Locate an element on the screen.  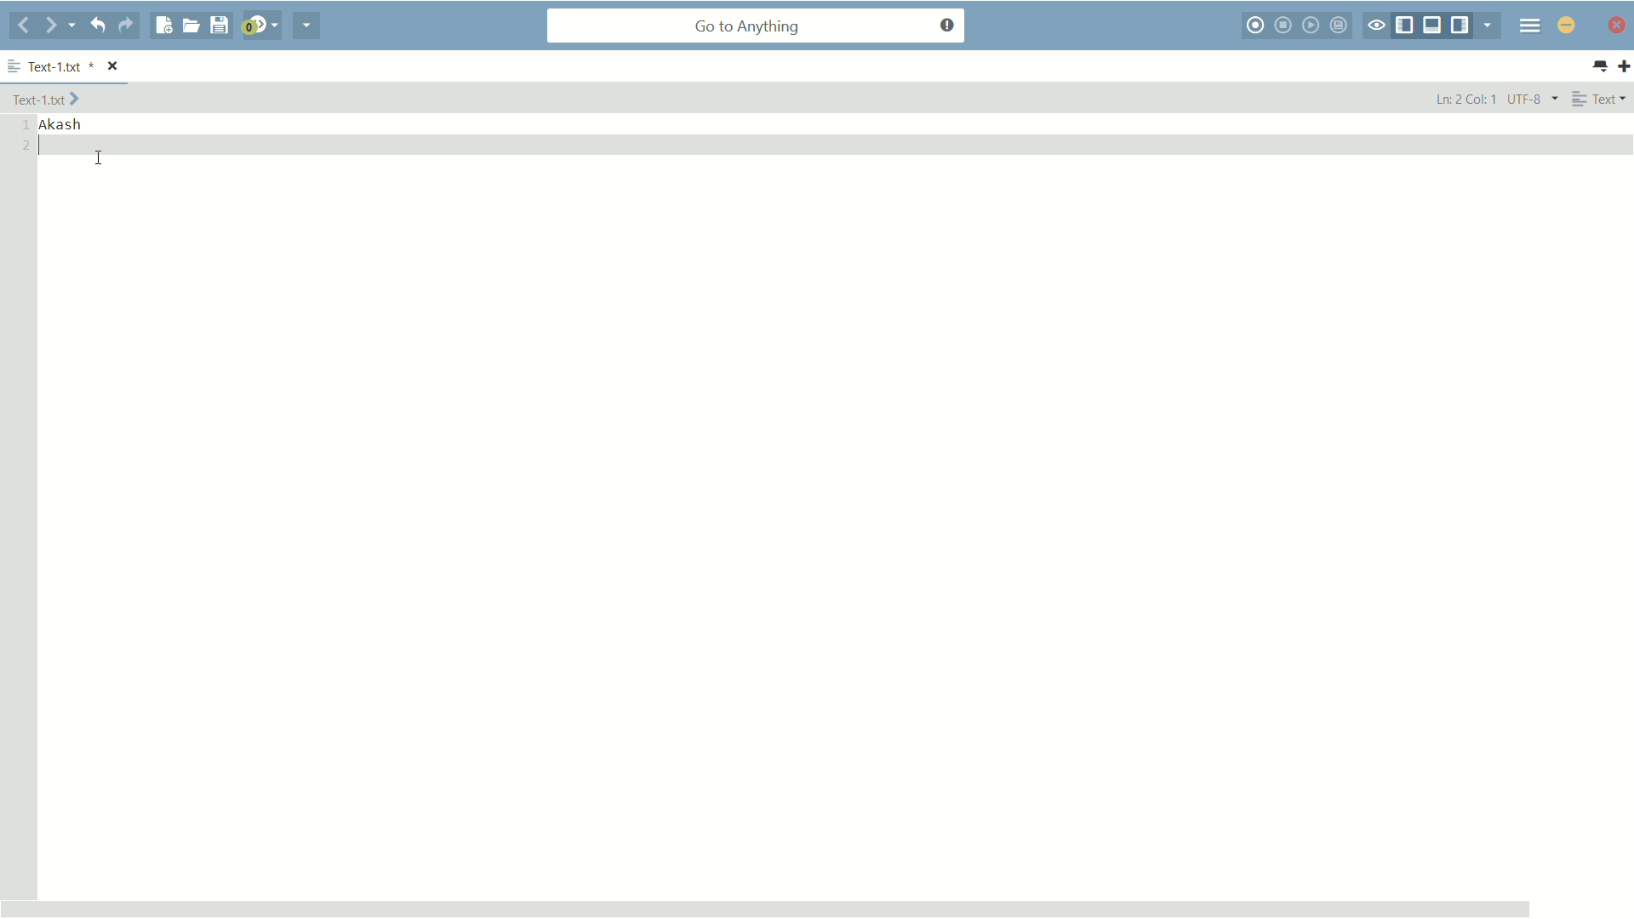
close app is located at coordinates (1619, 26).